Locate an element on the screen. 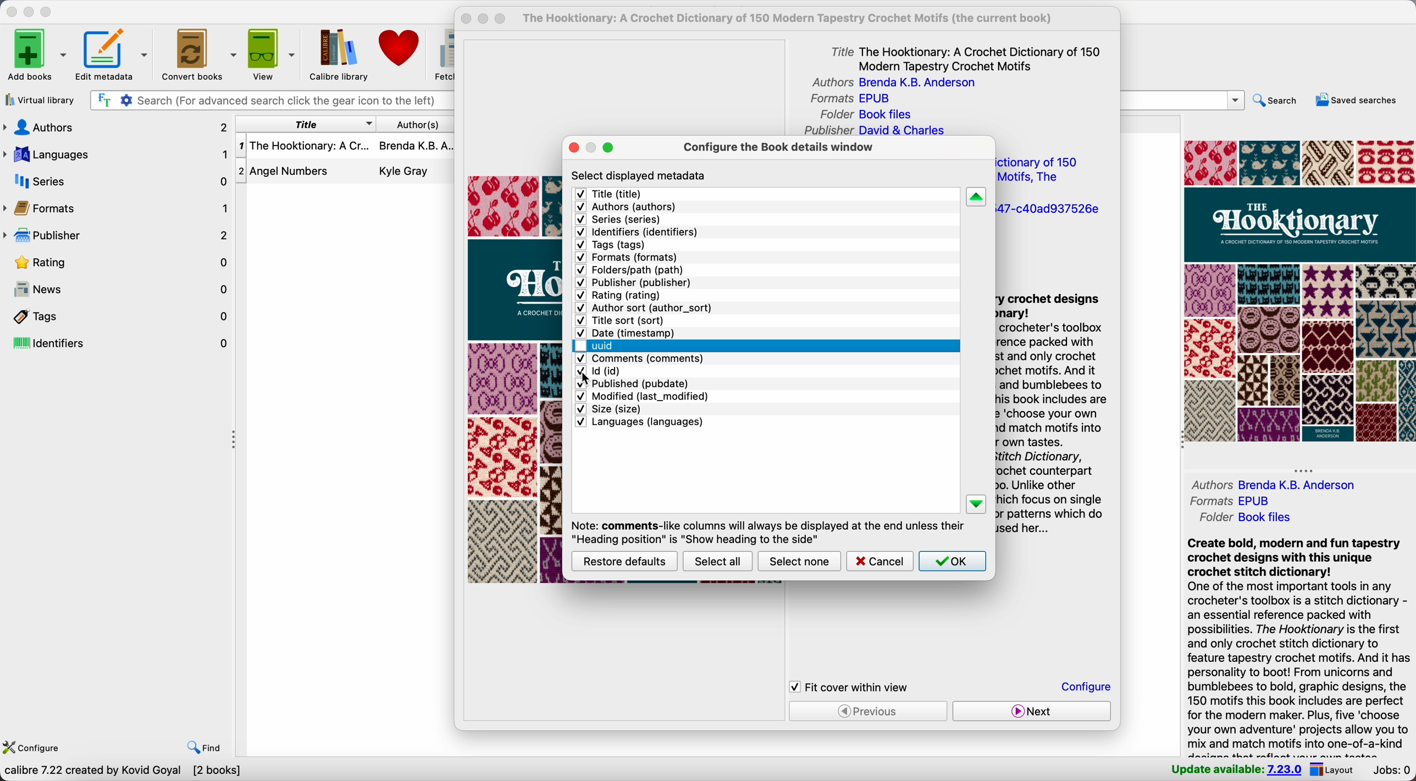  tags is located at coordinates (117, 316).